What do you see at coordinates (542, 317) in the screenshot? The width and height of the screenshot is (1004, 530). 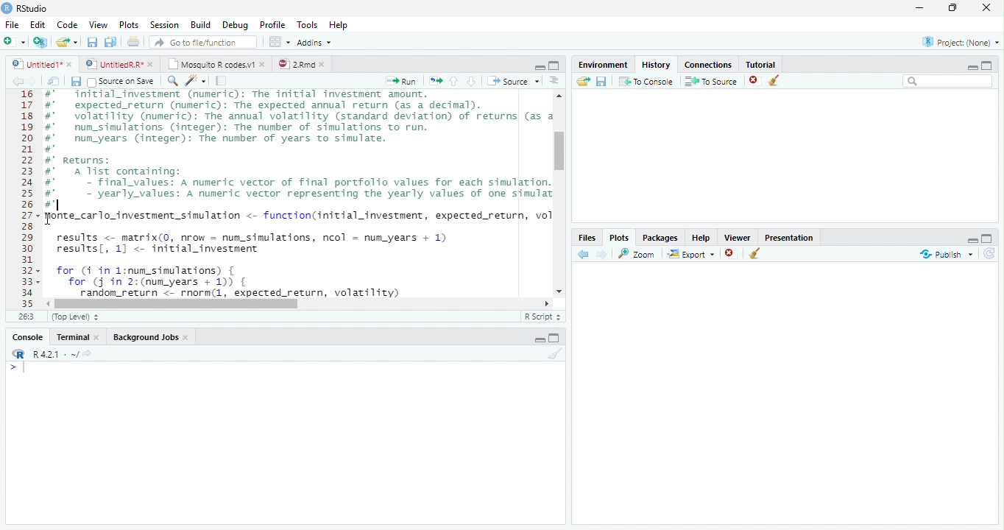 I see `R Script` at bounding box center [542, 317].